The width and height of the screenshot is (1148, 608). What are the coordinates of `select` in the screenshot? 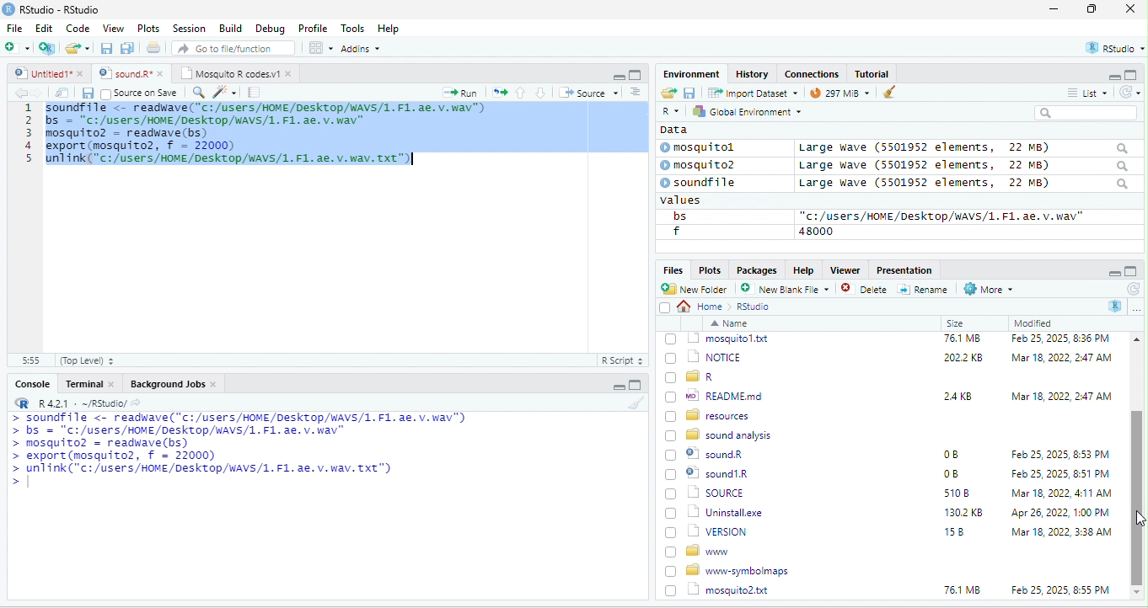 It's located at (667, 311).